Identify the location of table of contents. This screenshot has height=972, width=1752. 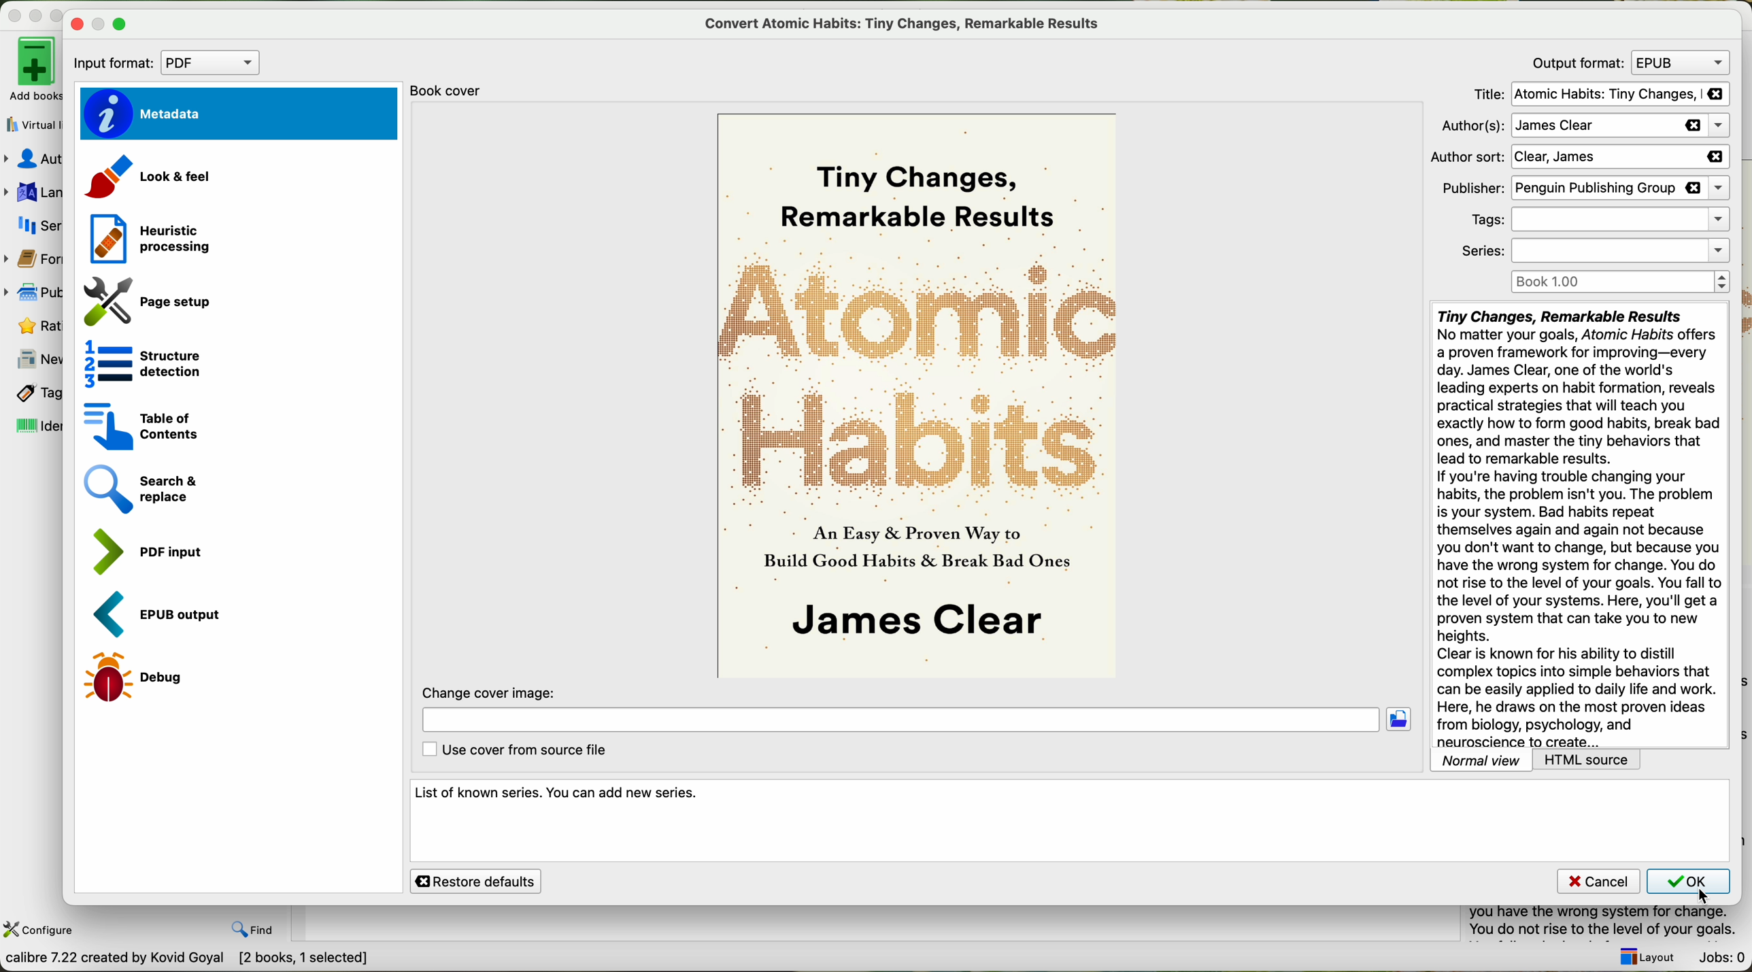
(137, 424).